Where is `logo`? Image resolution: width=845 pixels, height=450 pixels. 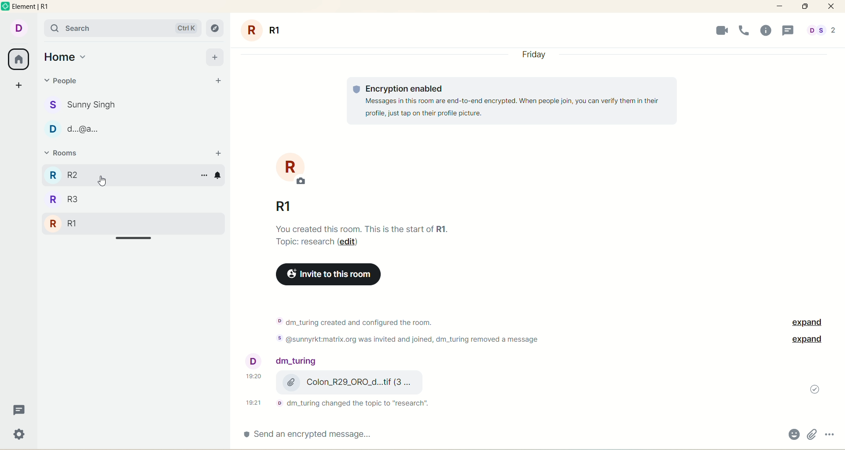 logo is located at coordinates (6, 8).